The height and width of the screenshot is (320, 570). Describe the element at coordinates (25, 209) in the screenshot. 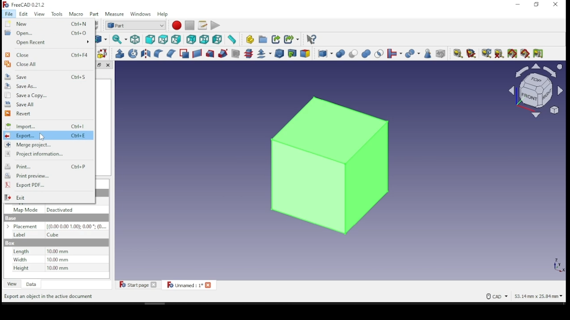

I see `Map Mode` at that location.